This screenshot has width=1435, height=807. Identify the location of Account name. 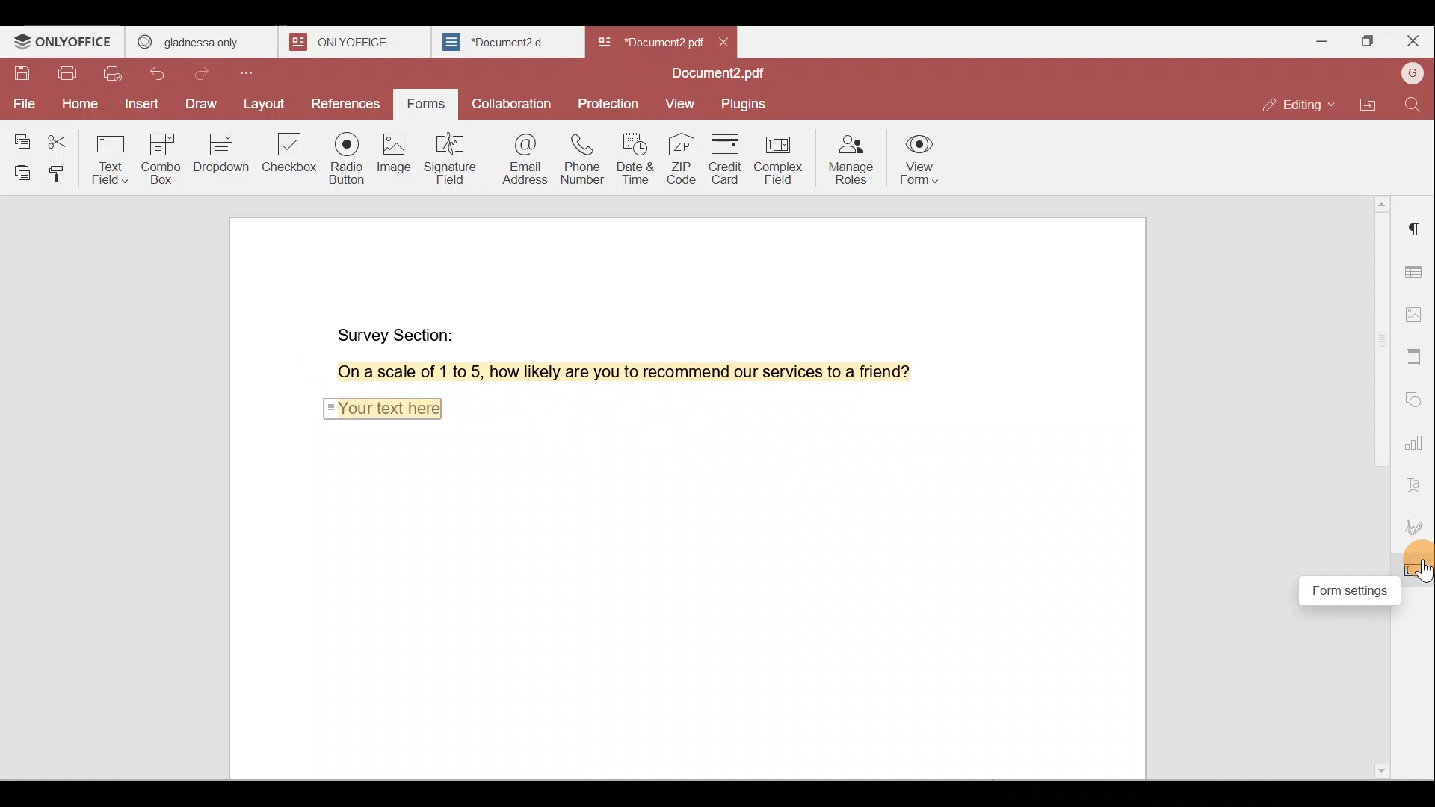
(1412, 75).